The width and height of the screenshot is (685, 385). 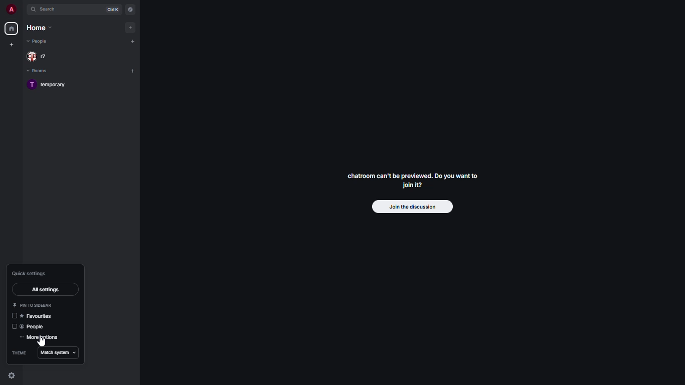 What do you see at coordinates (11, 9) in the screenshot?
I see `profile` at bounding box center [11, 9].